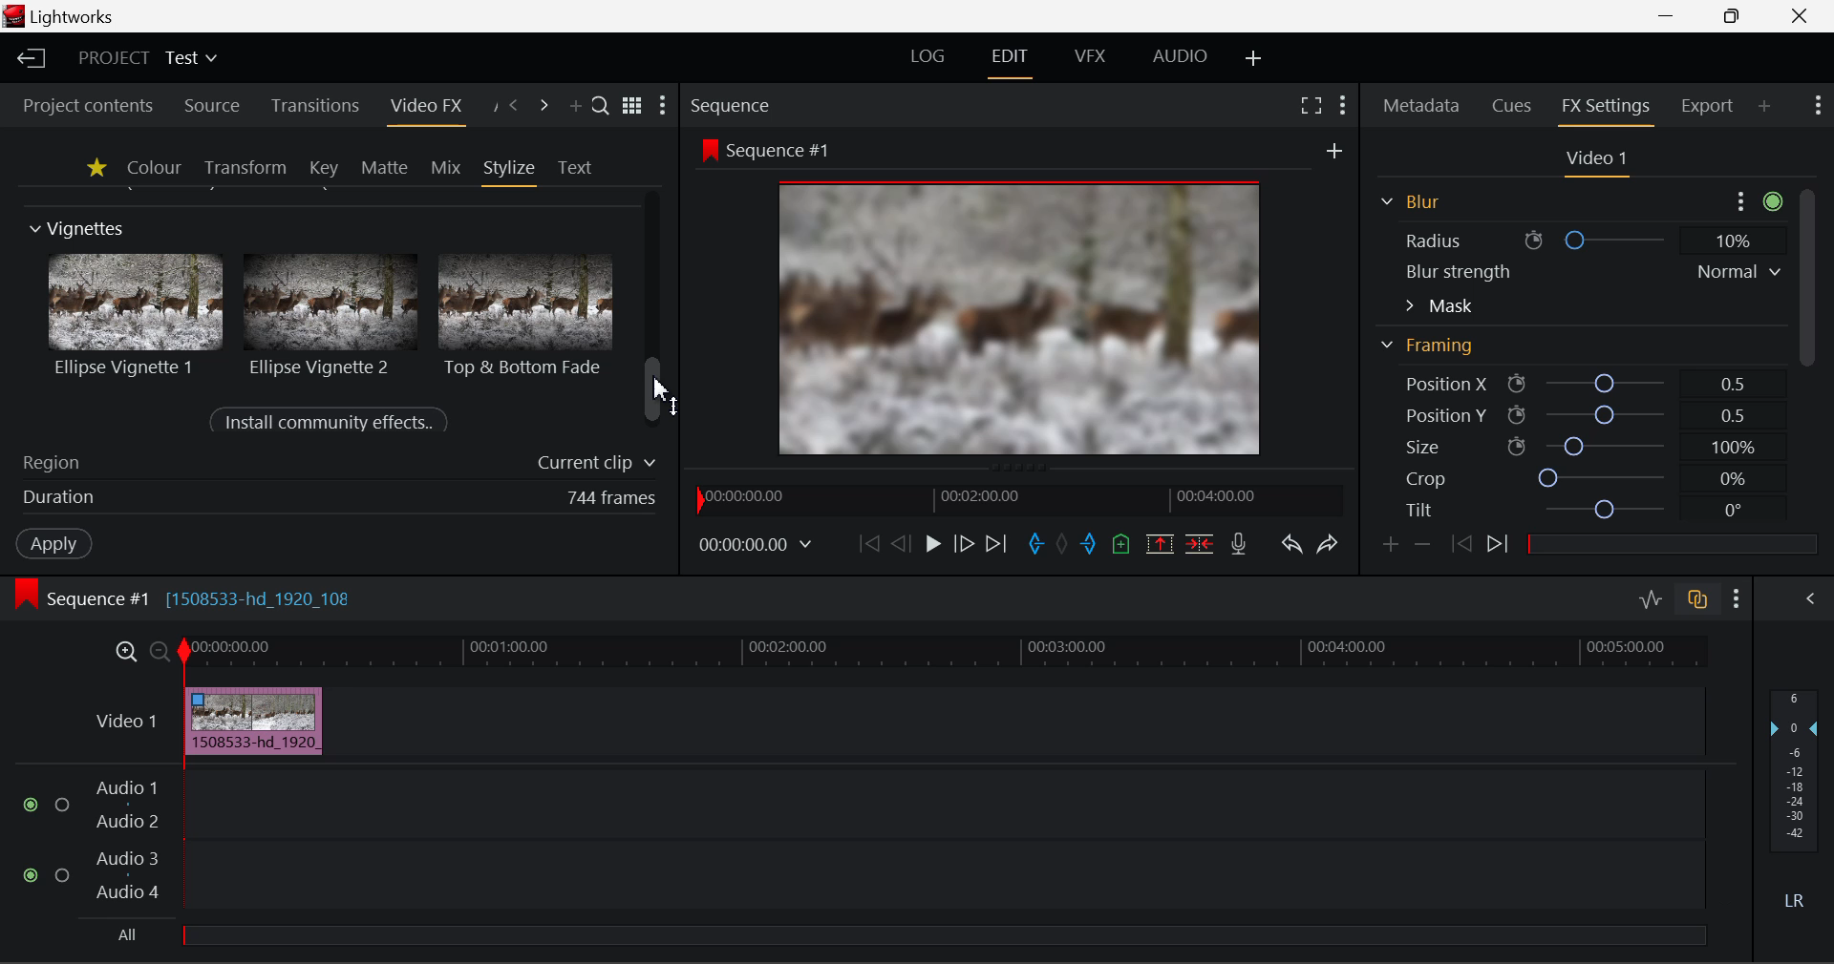 Image resolution: width=1834 pixels, height=964 pixels. I want to click on Show Settings, so click(1343, 103).